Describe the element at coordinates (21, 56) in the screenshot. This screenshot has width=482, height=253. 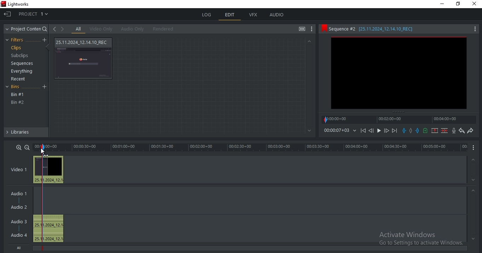
I see `subclips` at that location.